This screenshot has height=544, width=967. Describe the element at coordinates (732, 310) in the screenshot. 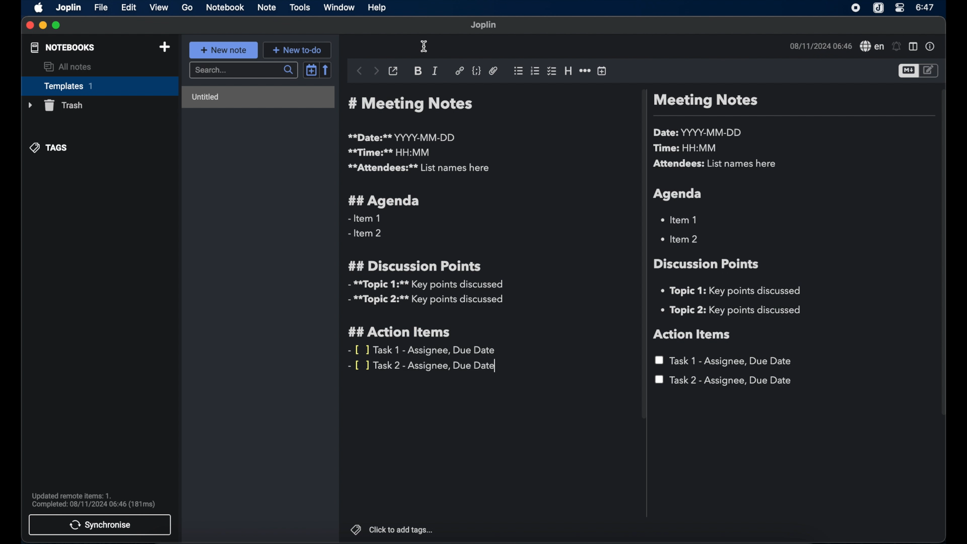

I see `topic 2: key points discussed` at that location.